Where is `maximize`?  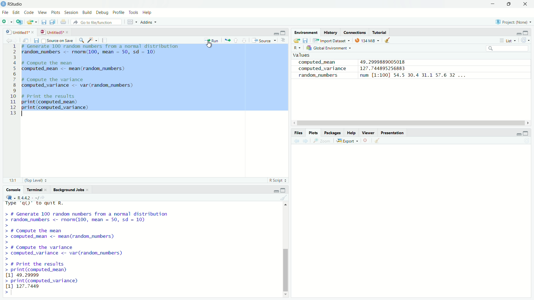 maximize is located at coordinates (510, 4).